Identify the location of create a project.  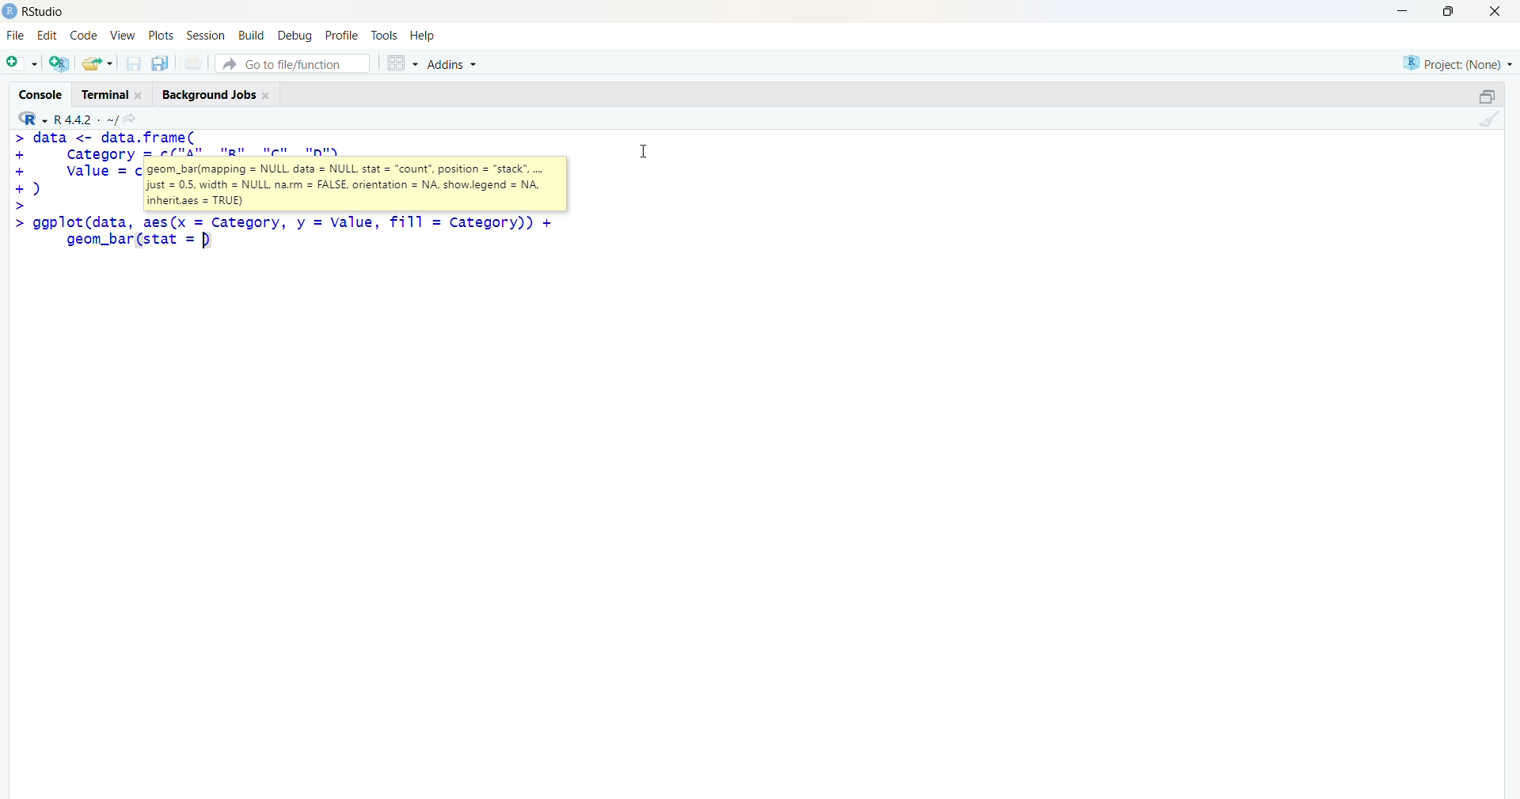
(59, 62).